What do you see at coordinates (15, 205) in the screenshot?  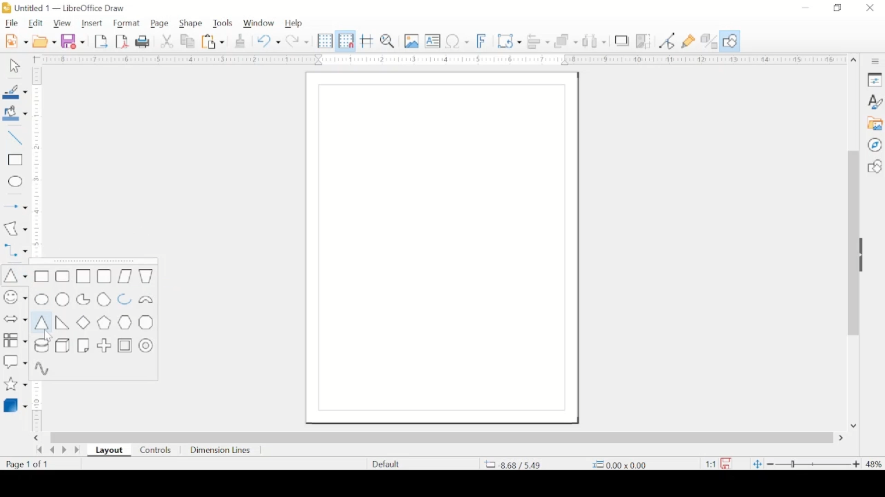 I see `insert arrow` at bounding box center [15, 205].